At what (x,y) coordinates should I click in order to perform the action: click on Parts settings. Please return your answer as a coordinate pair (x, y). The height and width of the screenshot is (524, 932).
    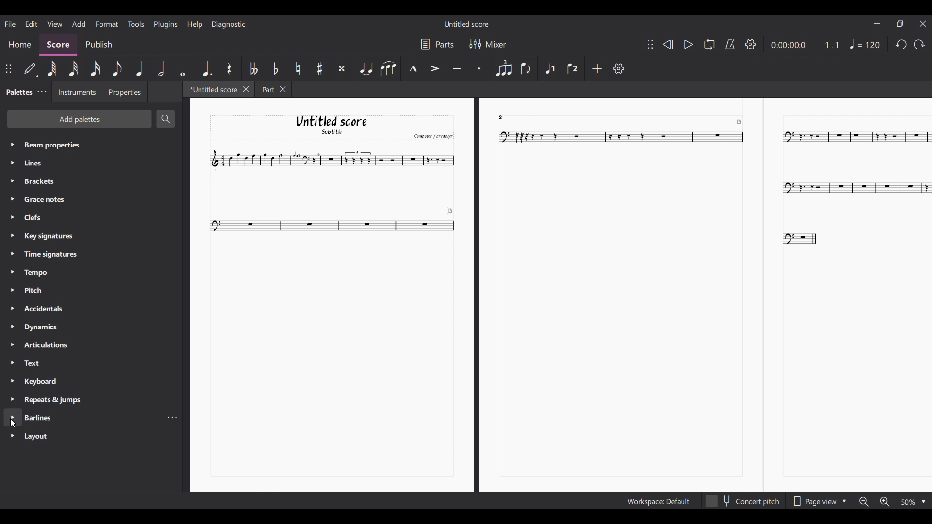
    Looking at the image, I should click on (437, 44).